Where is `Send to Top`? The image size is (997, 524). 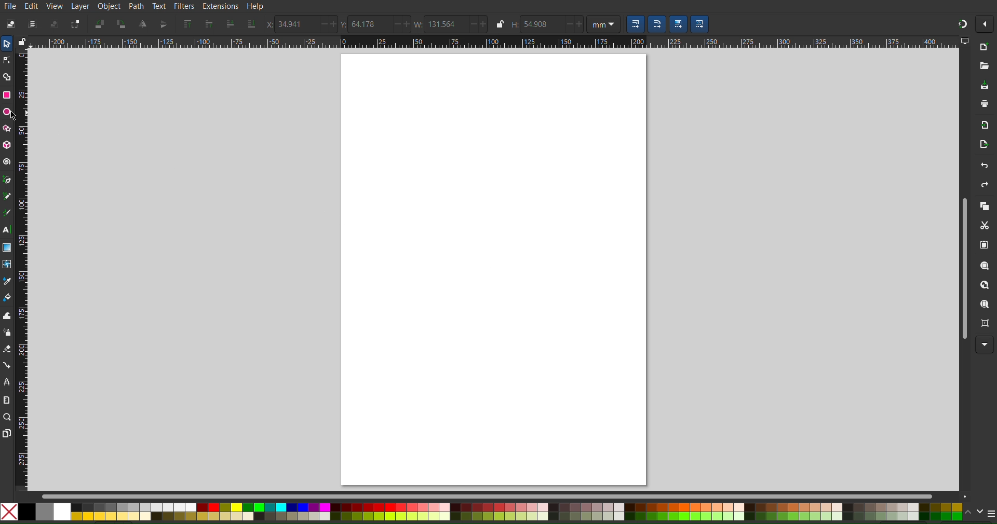 Send to Top is located at coordinates (187, 24).